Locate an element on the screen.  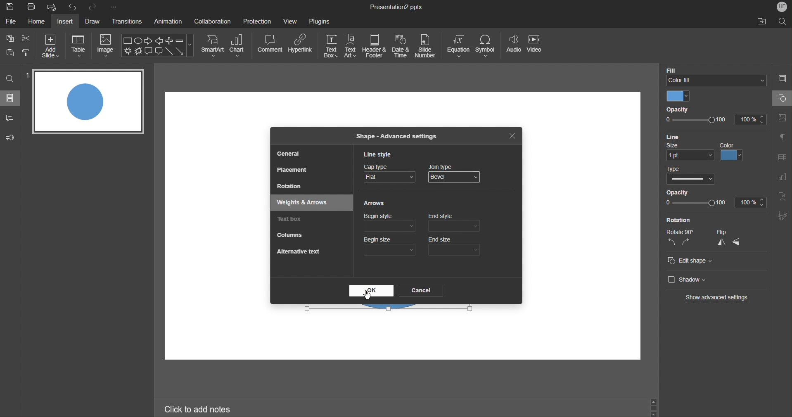
Table is located at coordinates (78, 45).